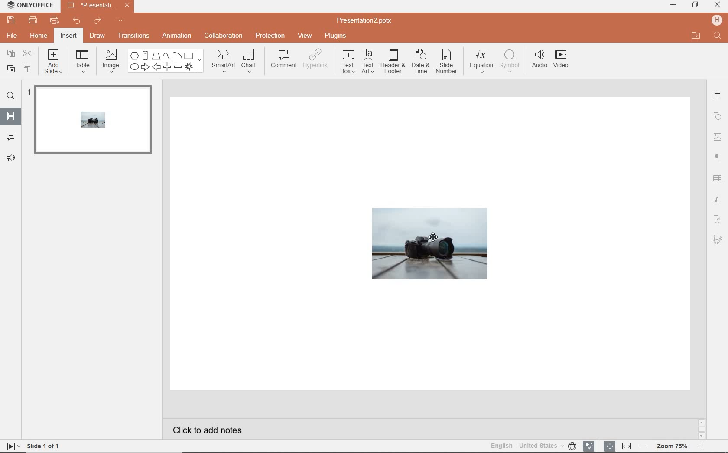  What do you see at coordinates (718, 198) in the screenshot?
I see `chart` at bounding box center [718, 198].